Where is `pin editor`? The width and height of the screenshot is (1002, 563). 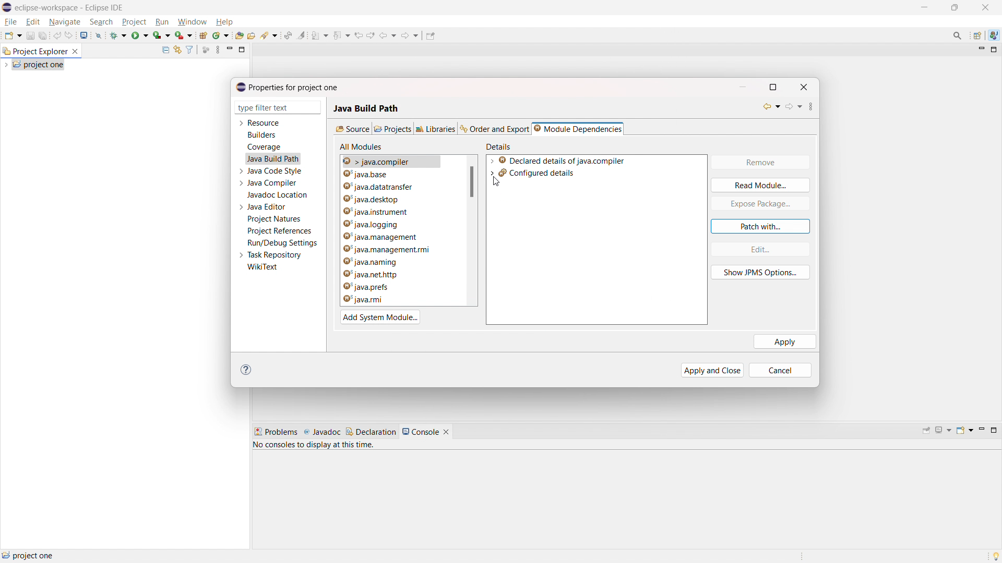 pin editor is located at coordinates (431, 35).